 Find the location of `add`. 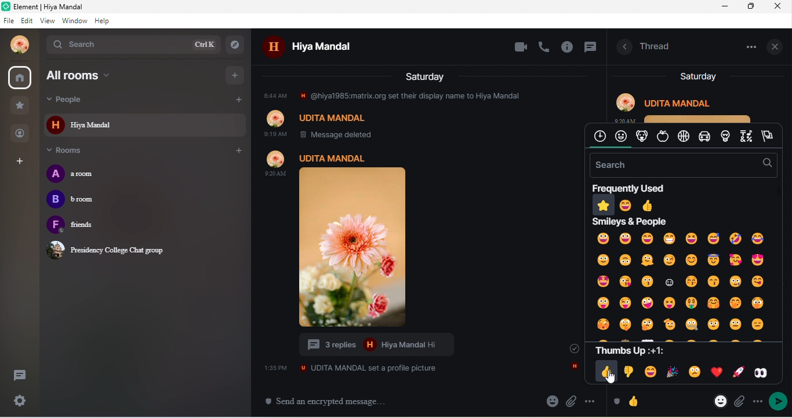

add is located at coordinates (236, 74).